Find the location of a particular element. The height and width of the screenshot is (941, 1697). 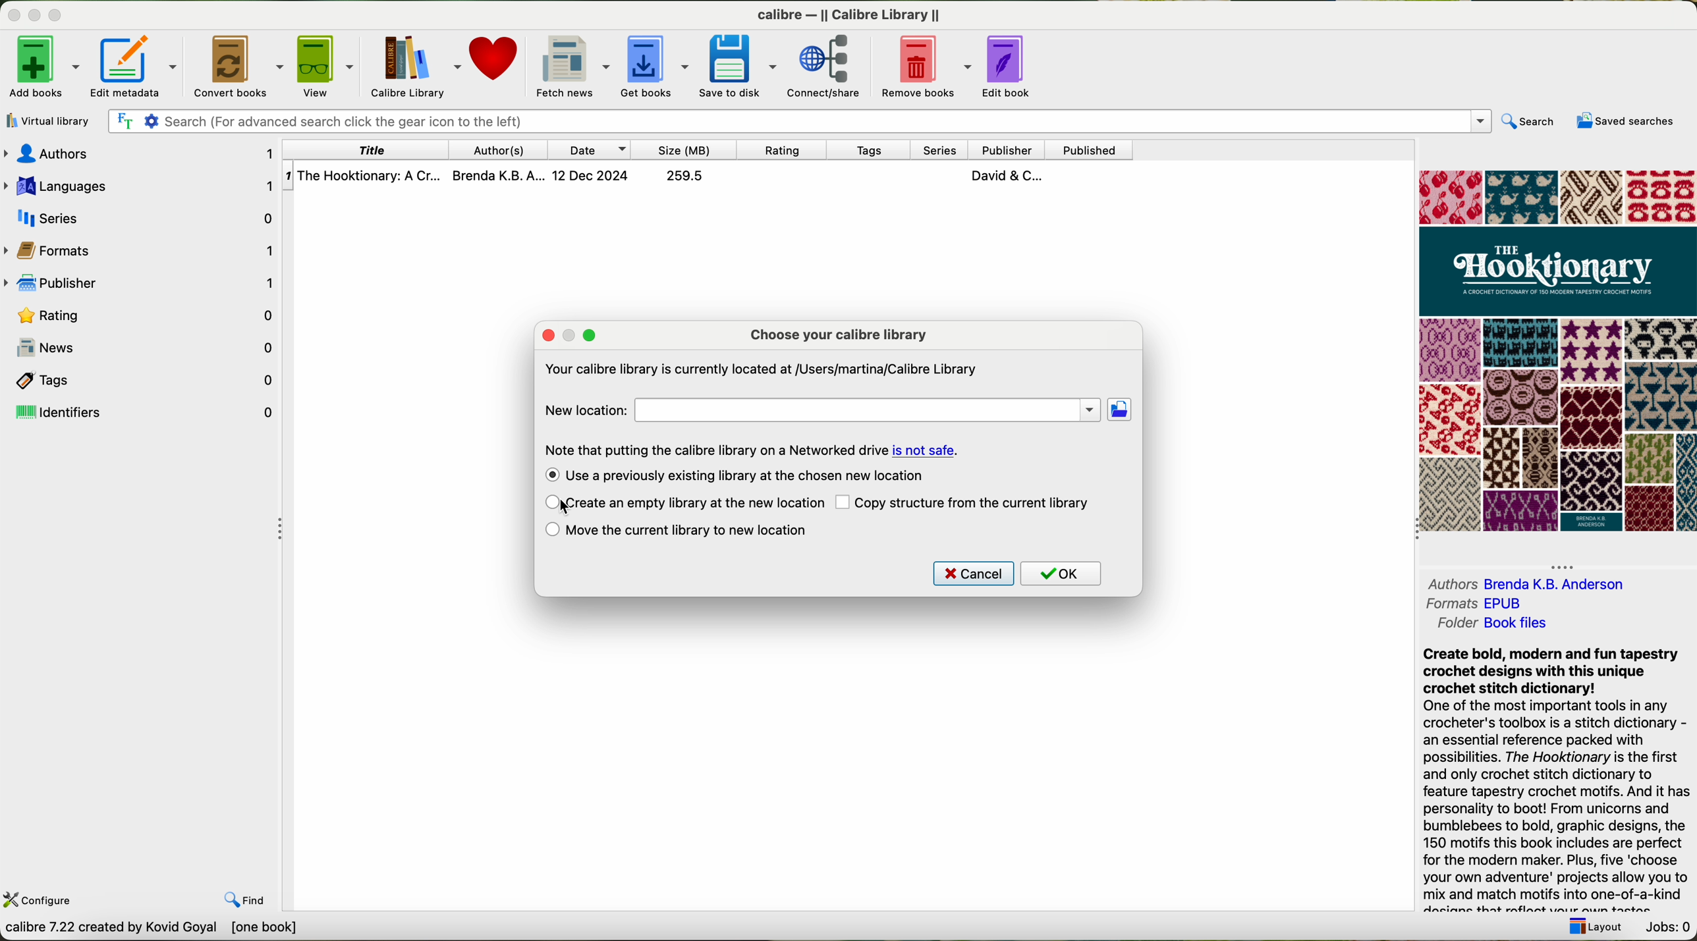

search is located at coordinates (1532, 122).